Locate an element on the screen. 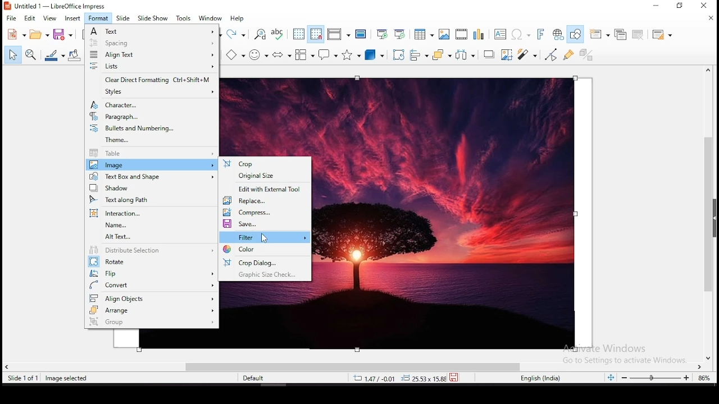  icon and filename - LibreOffice Impress is located at coordinates (56, 6).